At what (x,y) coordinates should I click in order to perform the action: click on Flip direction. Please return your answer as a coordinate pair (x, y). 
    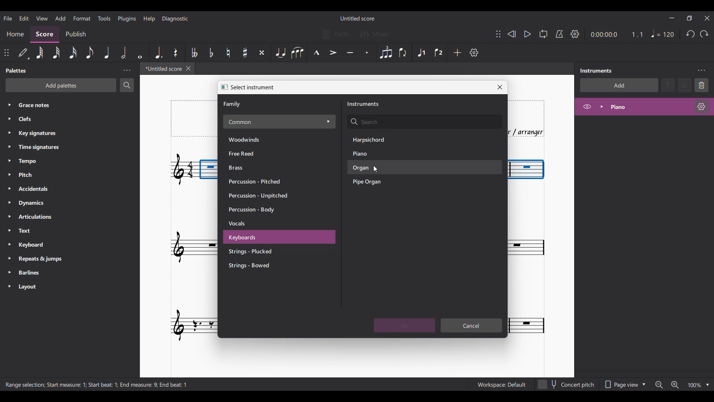
    Looking at the image, I should click on (403, 52).